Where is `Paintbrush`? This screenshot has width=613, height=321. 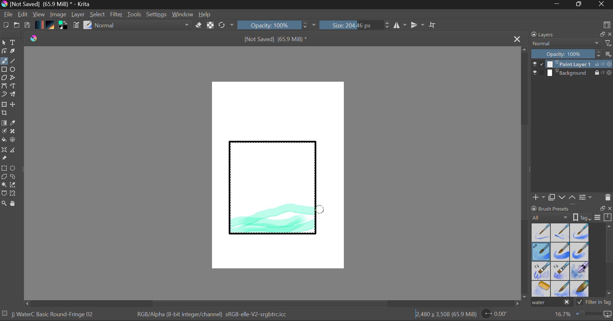
Paintbrush is located at coordinates (4, 62).